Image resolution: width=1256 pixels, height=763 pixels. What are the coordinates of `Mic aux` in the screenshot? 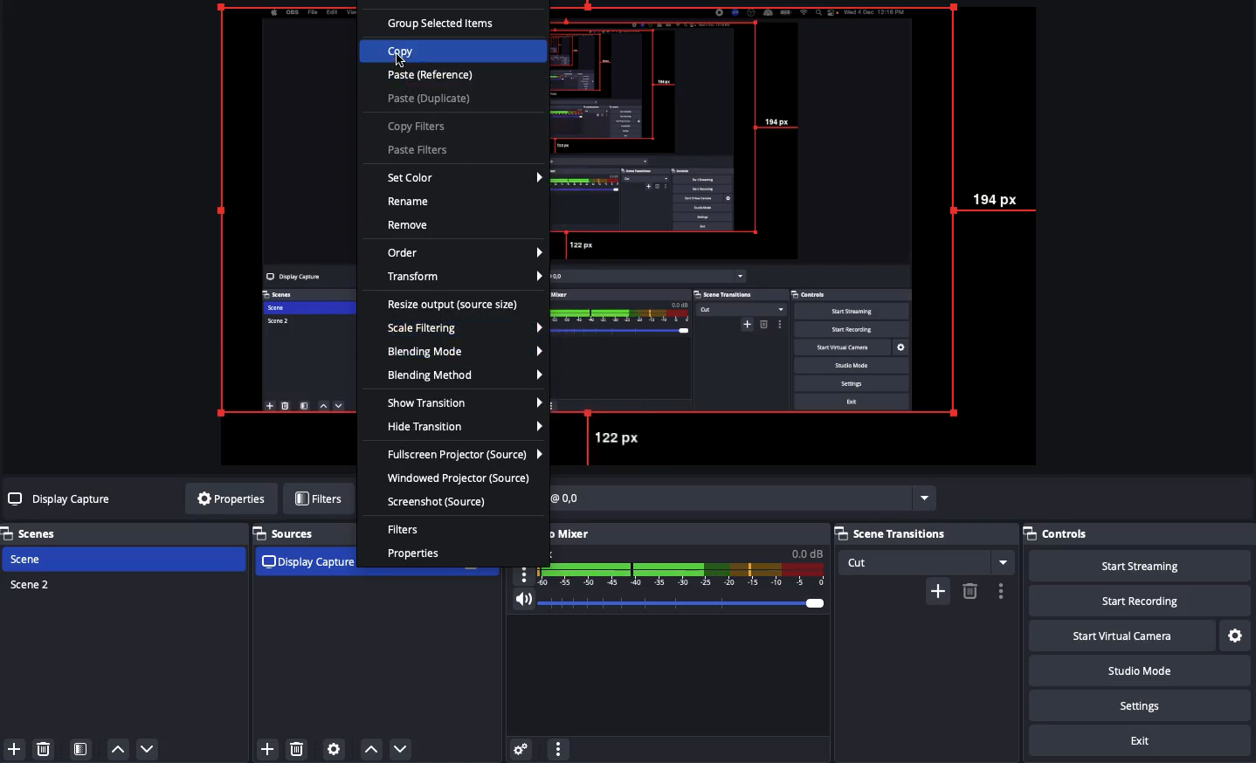 It's located at (669, 565).